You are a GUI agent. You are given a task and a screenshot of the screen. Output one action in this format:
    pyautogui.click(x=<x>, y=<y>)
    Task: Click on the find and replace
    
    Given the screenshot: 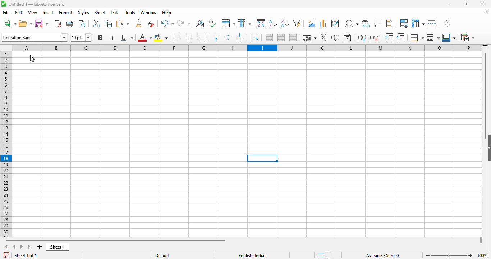 What is the action you would take?
    pyautogui.click(x=200, y=23)
    